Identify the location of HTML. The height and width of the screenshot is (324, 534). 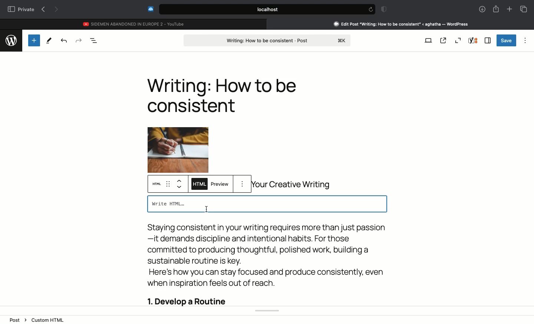
(158, 185).